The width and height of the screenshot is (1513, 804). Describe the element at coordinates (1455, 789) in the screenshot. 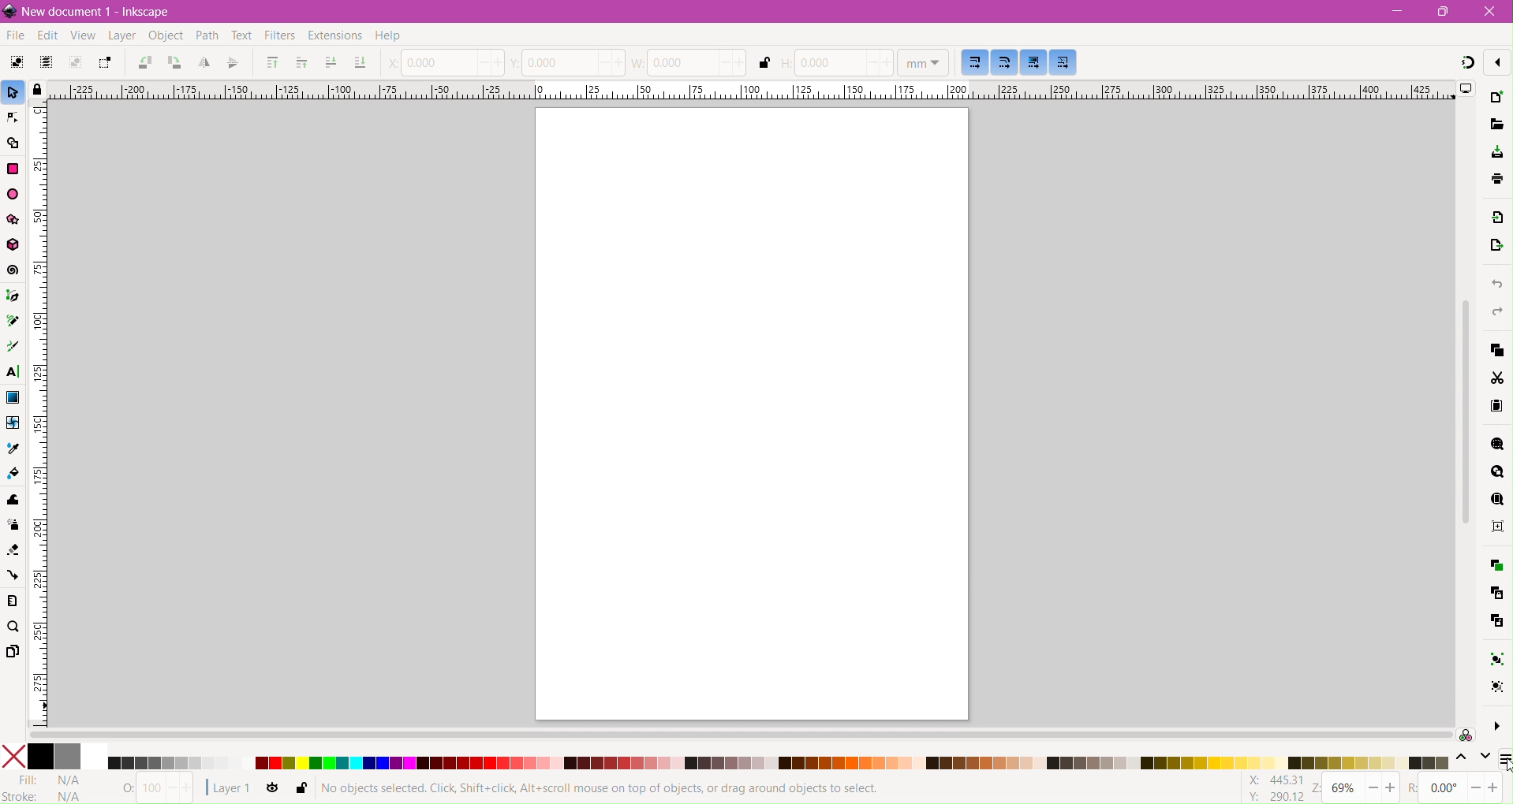

I see `Rotation` at that location.